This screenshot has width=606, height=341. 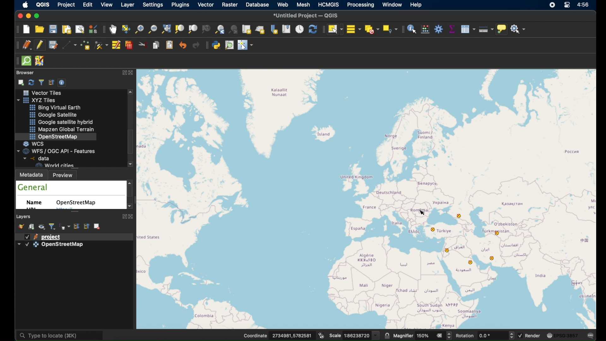 I want to click on web, so click(x=283, y=4).